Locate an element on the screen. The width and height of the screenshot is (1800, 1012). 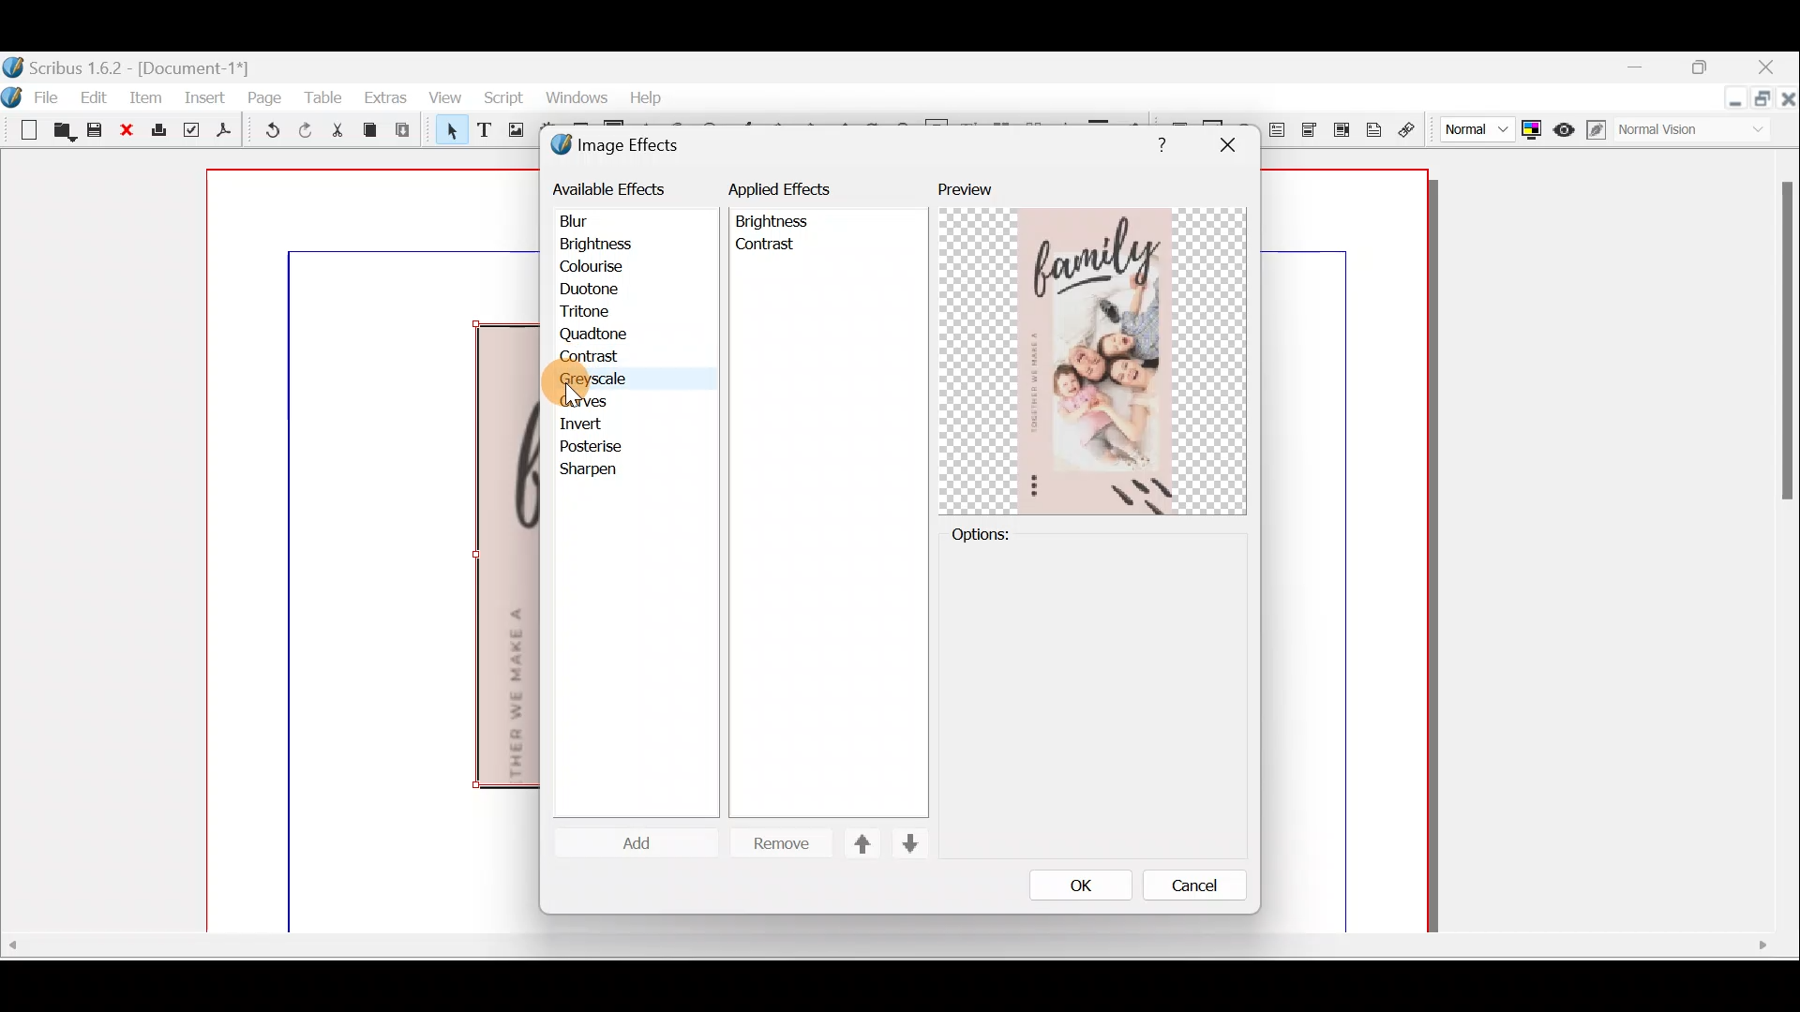
Page is located at coordinates (263, 100).